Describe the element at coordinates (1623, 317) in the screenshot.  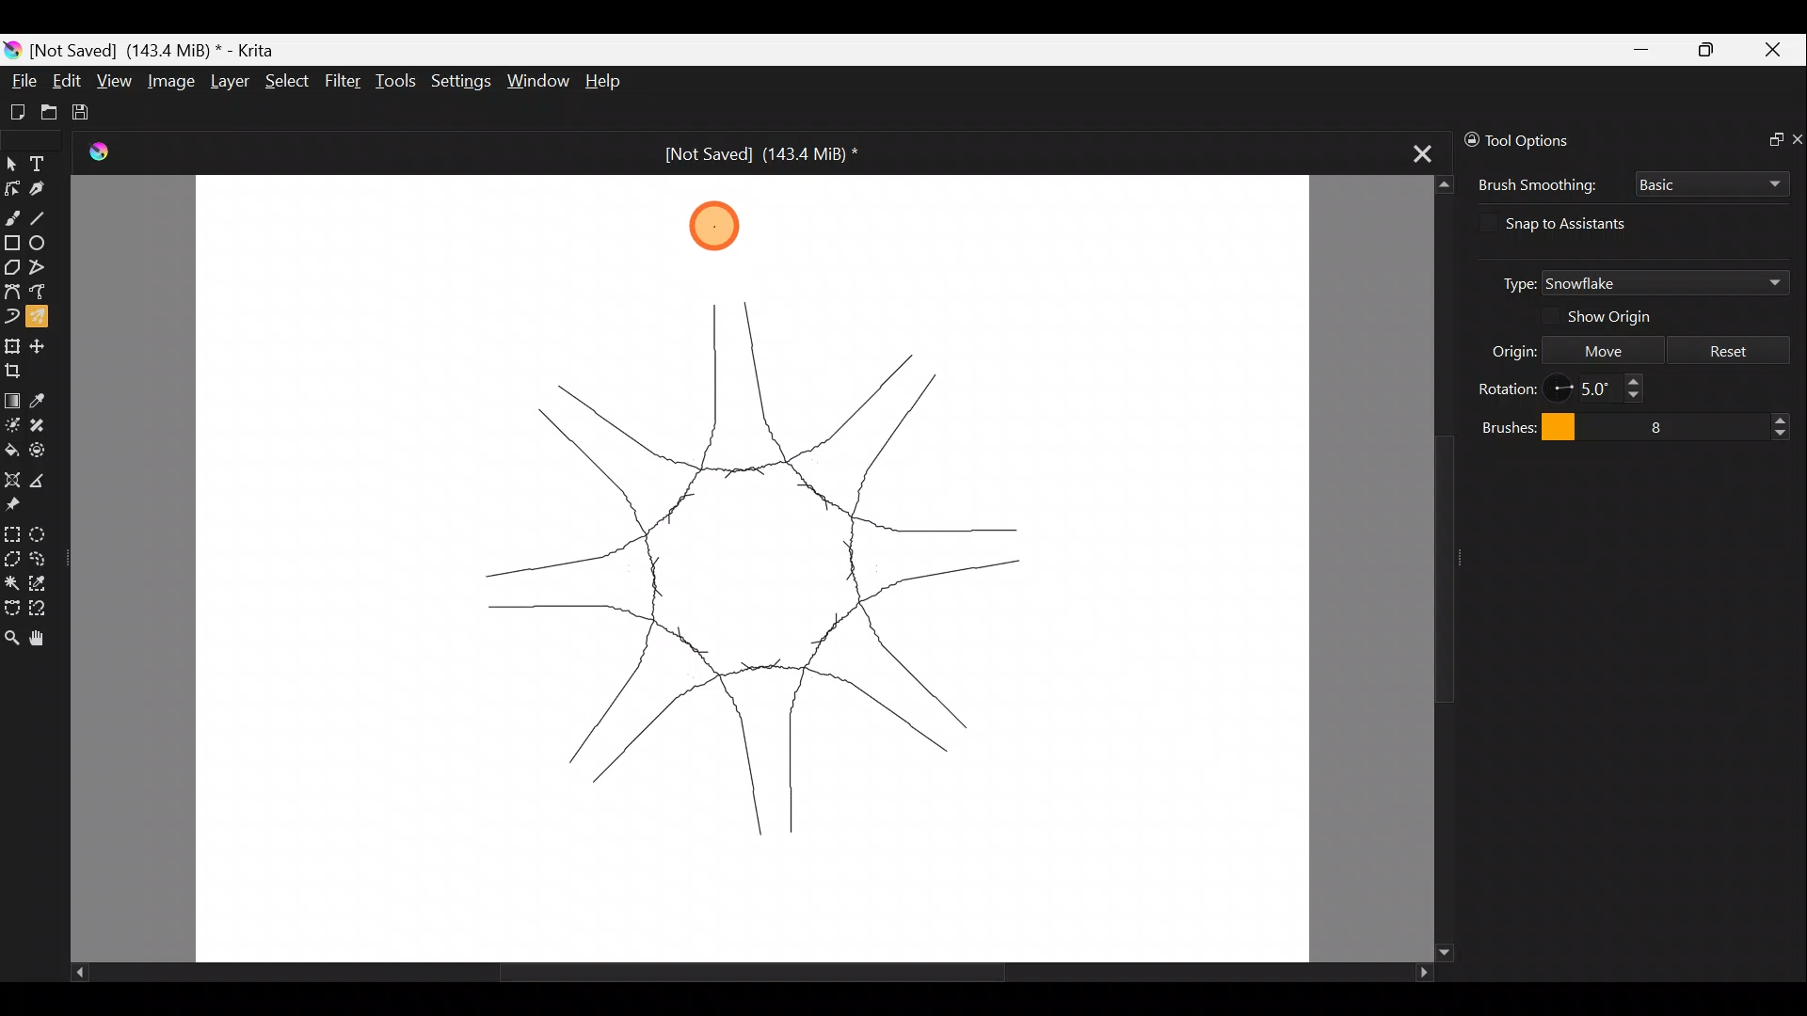
I see `Show origin` at that location.